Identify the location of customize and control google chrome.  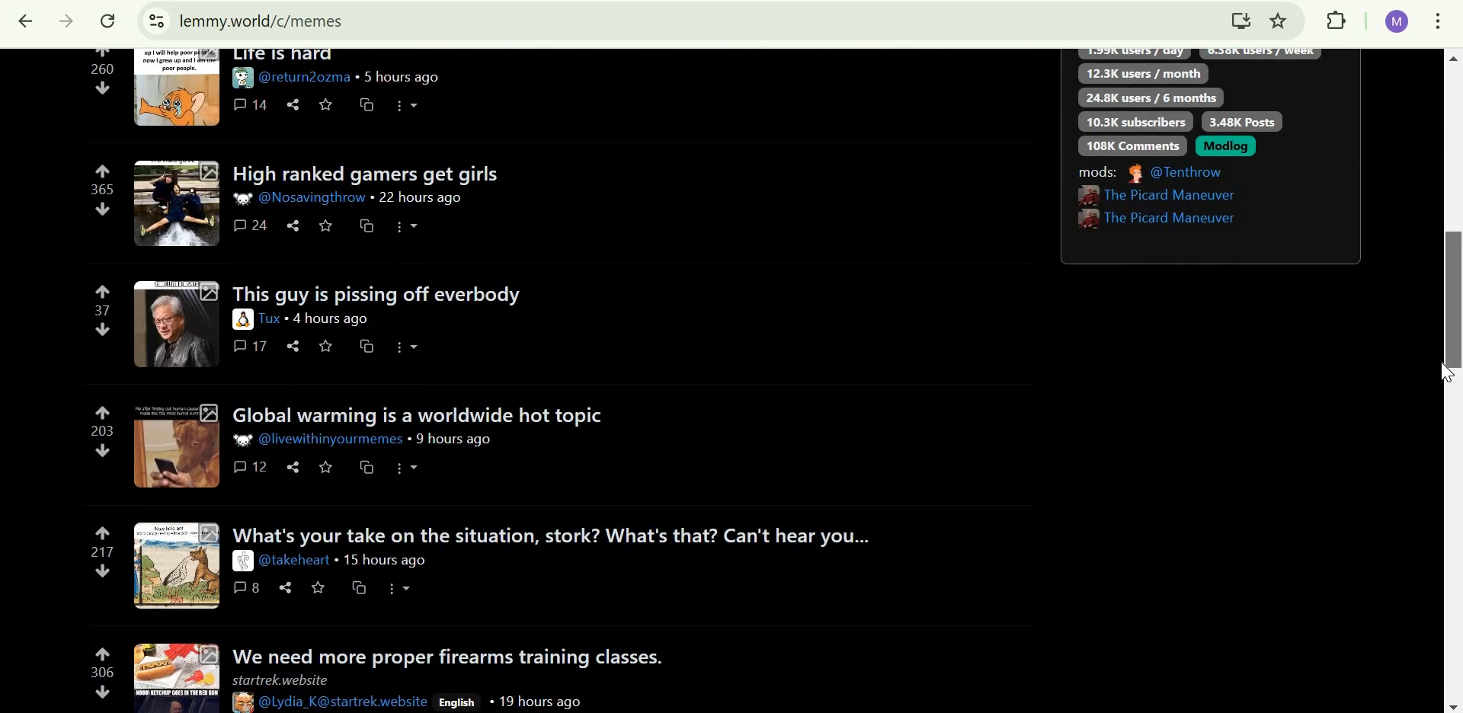
(1439, 24).